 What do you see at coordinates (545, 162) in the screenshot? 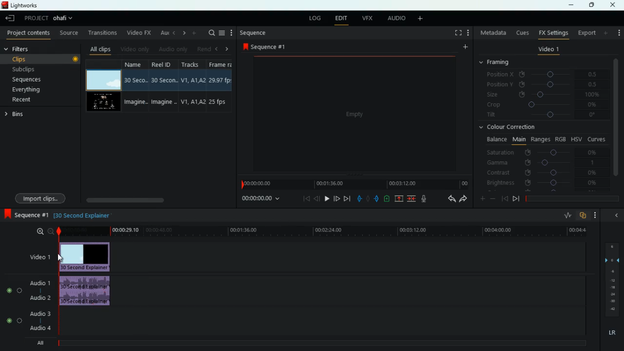
I see `gamma` at bounding box center [545, 162].